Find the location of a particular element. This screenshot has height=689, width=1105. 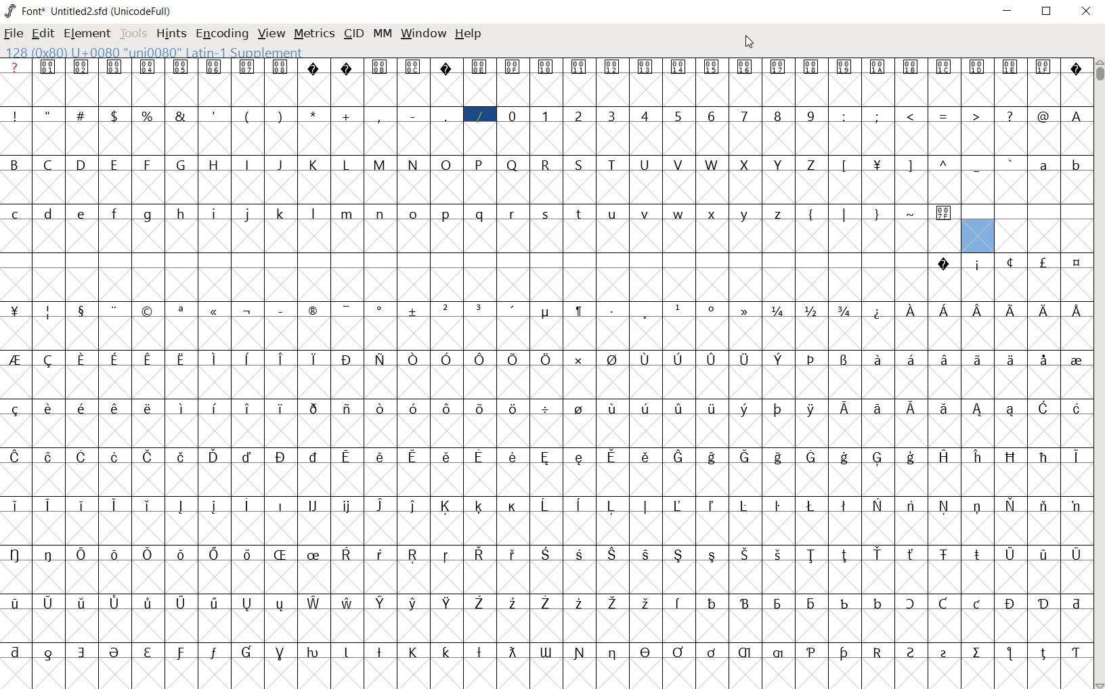

glyph is located at coordinates (811, 67).